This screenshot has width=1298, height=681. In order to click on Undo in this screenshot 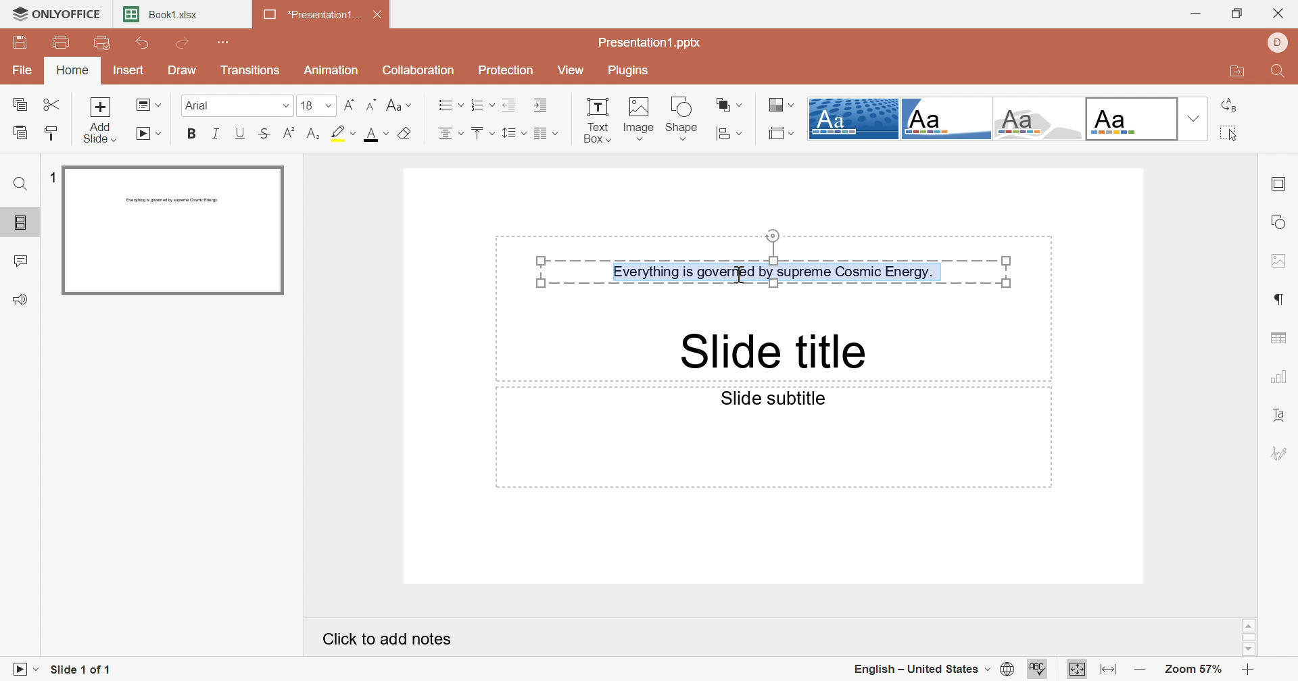, I will do `click(144, 44)`.